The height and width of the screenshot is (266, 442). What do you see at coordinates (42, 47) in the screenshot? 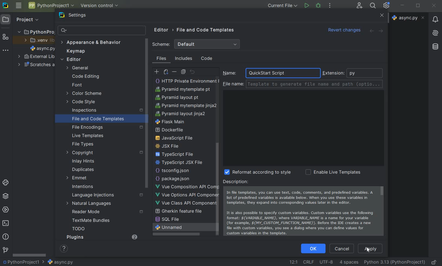
I see `file name` at bounding box center [42, 47].